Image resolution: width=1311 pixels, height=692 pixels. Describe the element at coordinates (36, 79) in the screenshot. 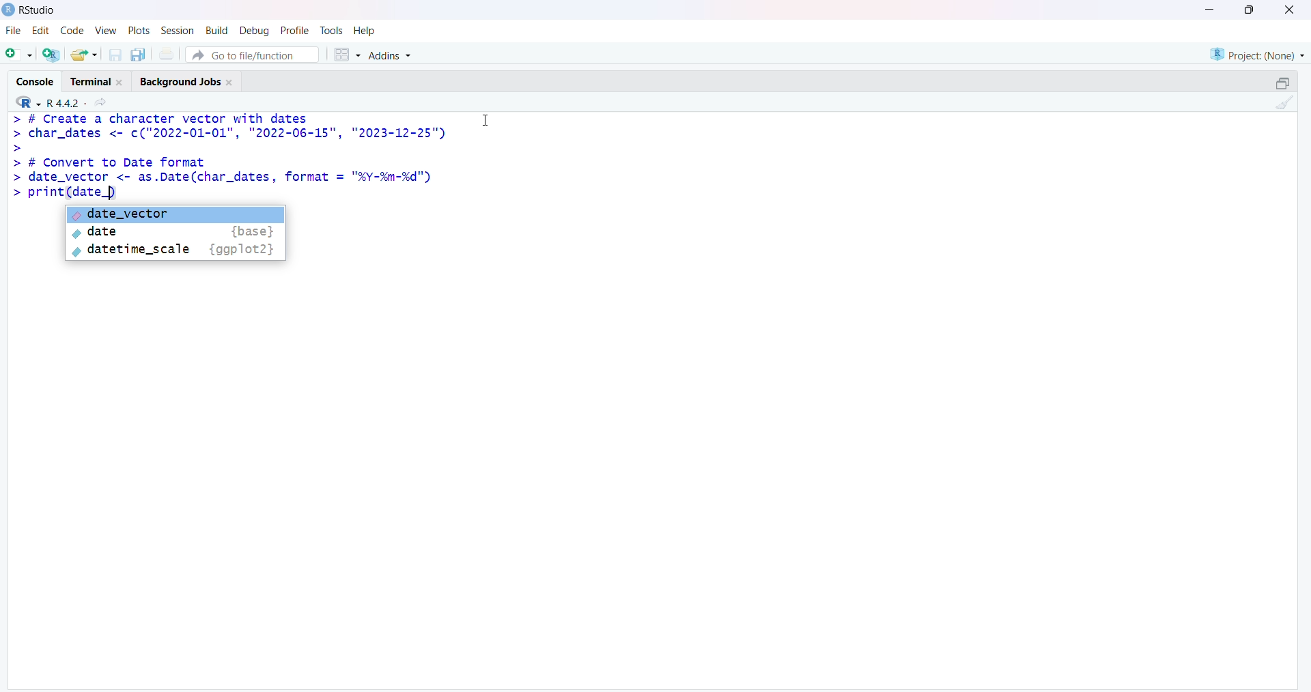

I see `Console` at that location.